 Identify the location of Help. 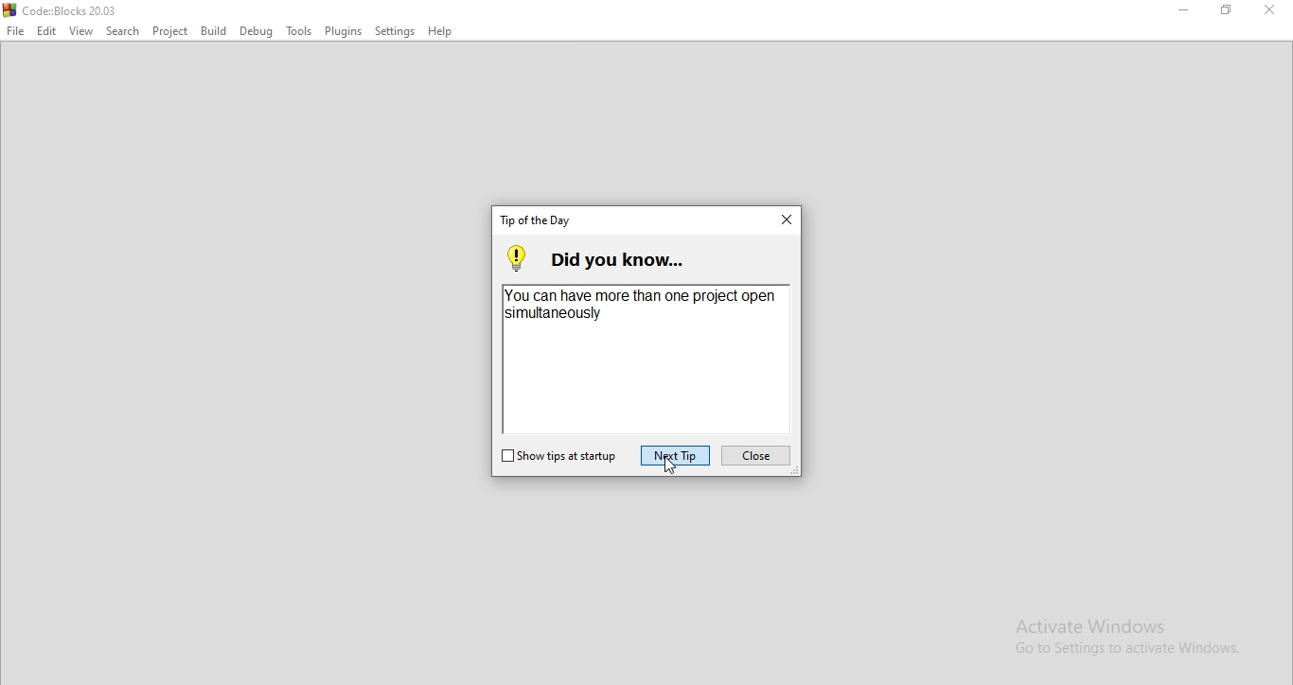
(438, 32).